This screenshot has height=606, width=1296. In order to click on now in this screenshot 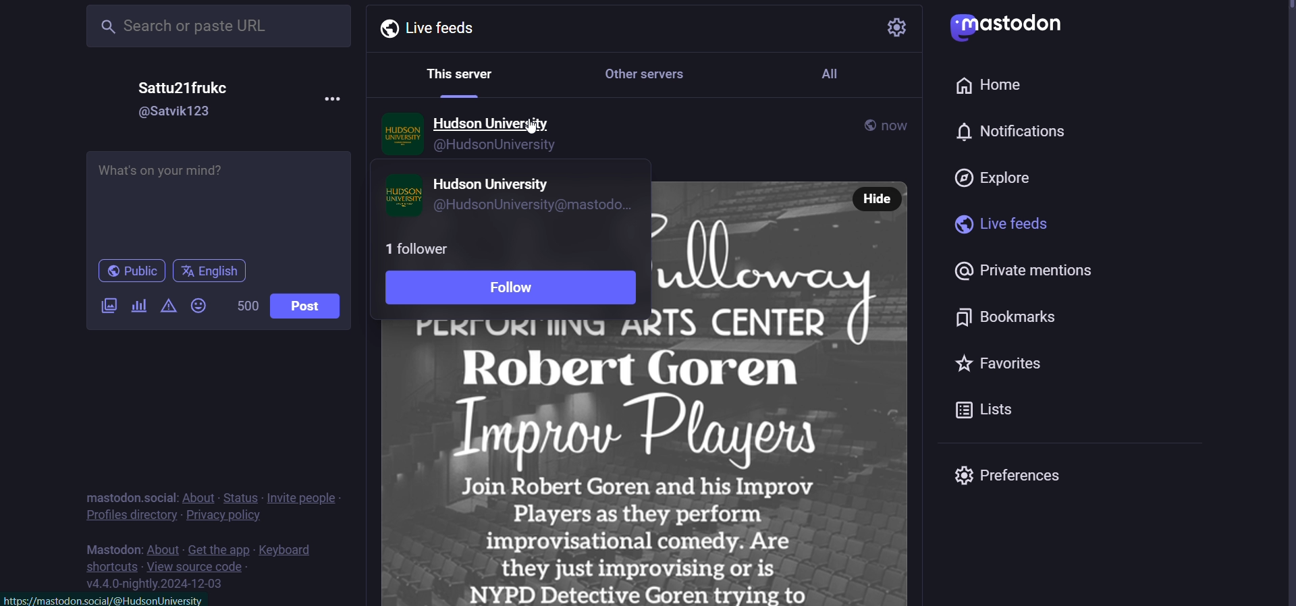, I will do `click(901, 123)`.